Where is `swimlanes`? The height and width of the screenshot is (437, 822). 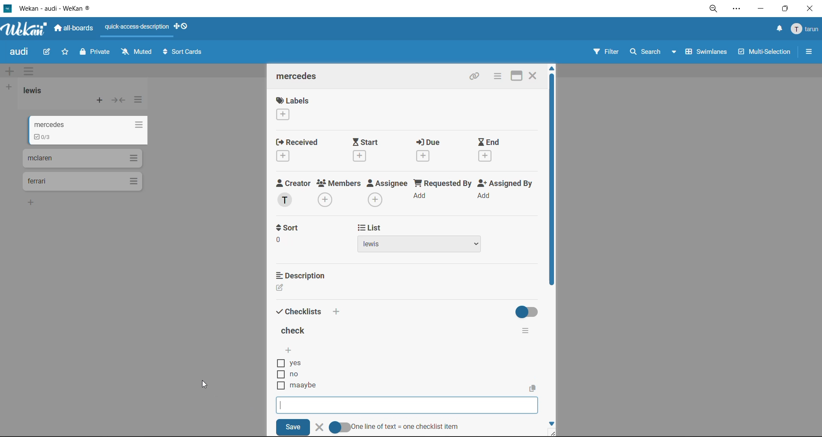 swimlanes is located at coordinates (708, 53).